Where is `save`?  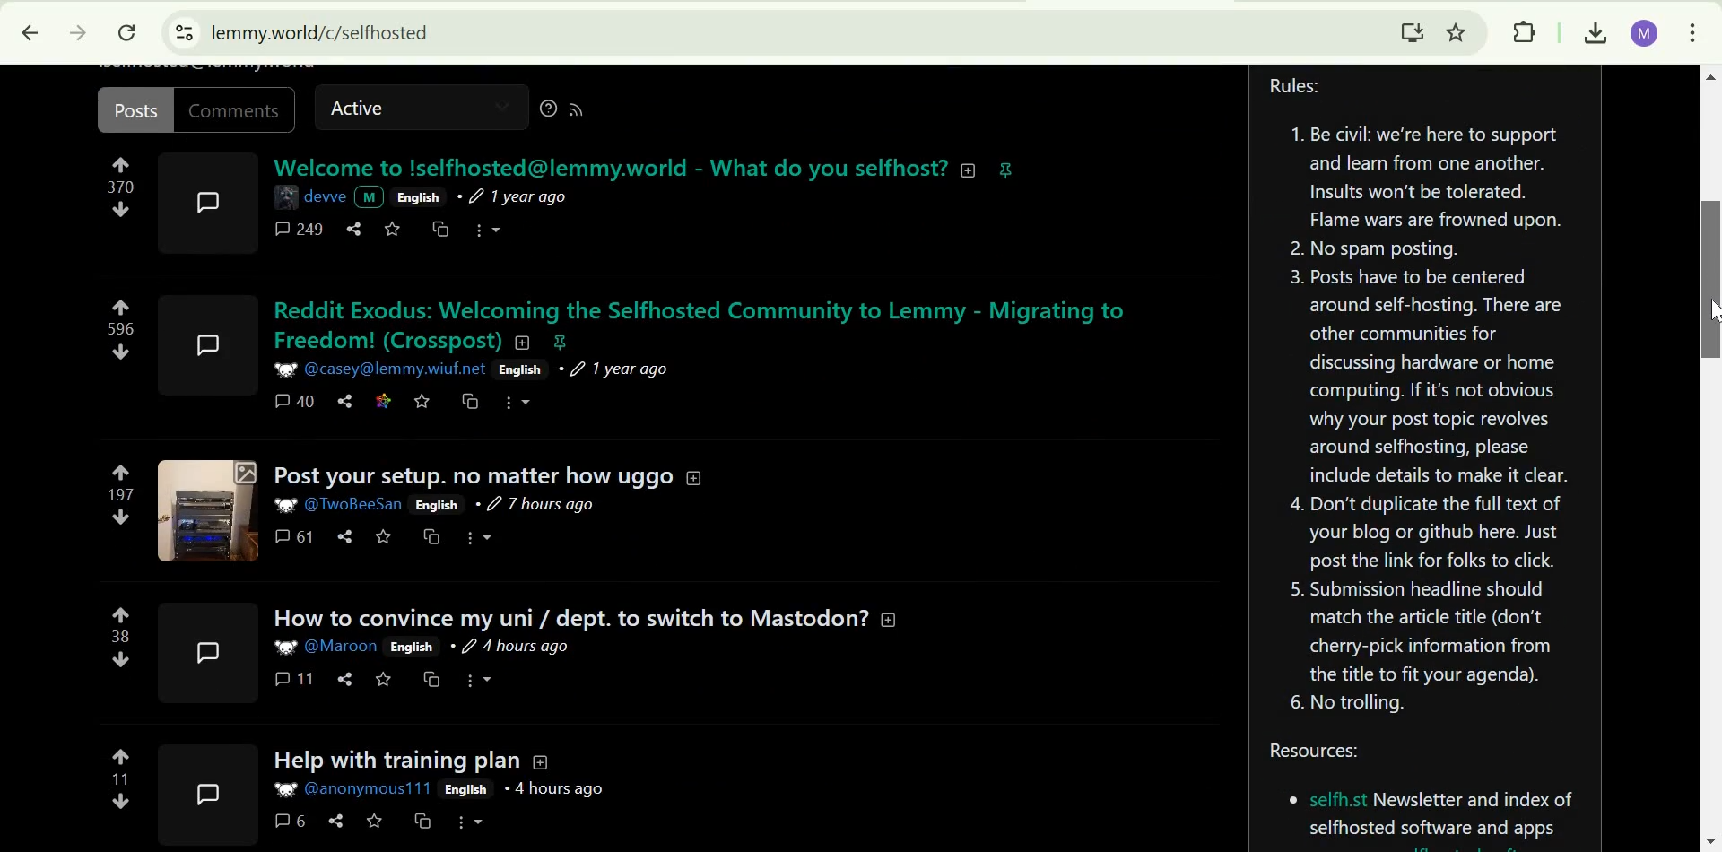
save is located at coordinates (385, 680).